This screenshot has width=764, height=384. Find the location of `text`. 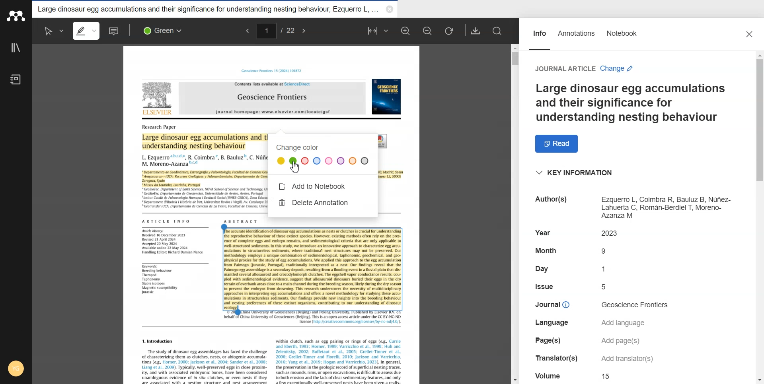

text is located at coordinates (159, 127).